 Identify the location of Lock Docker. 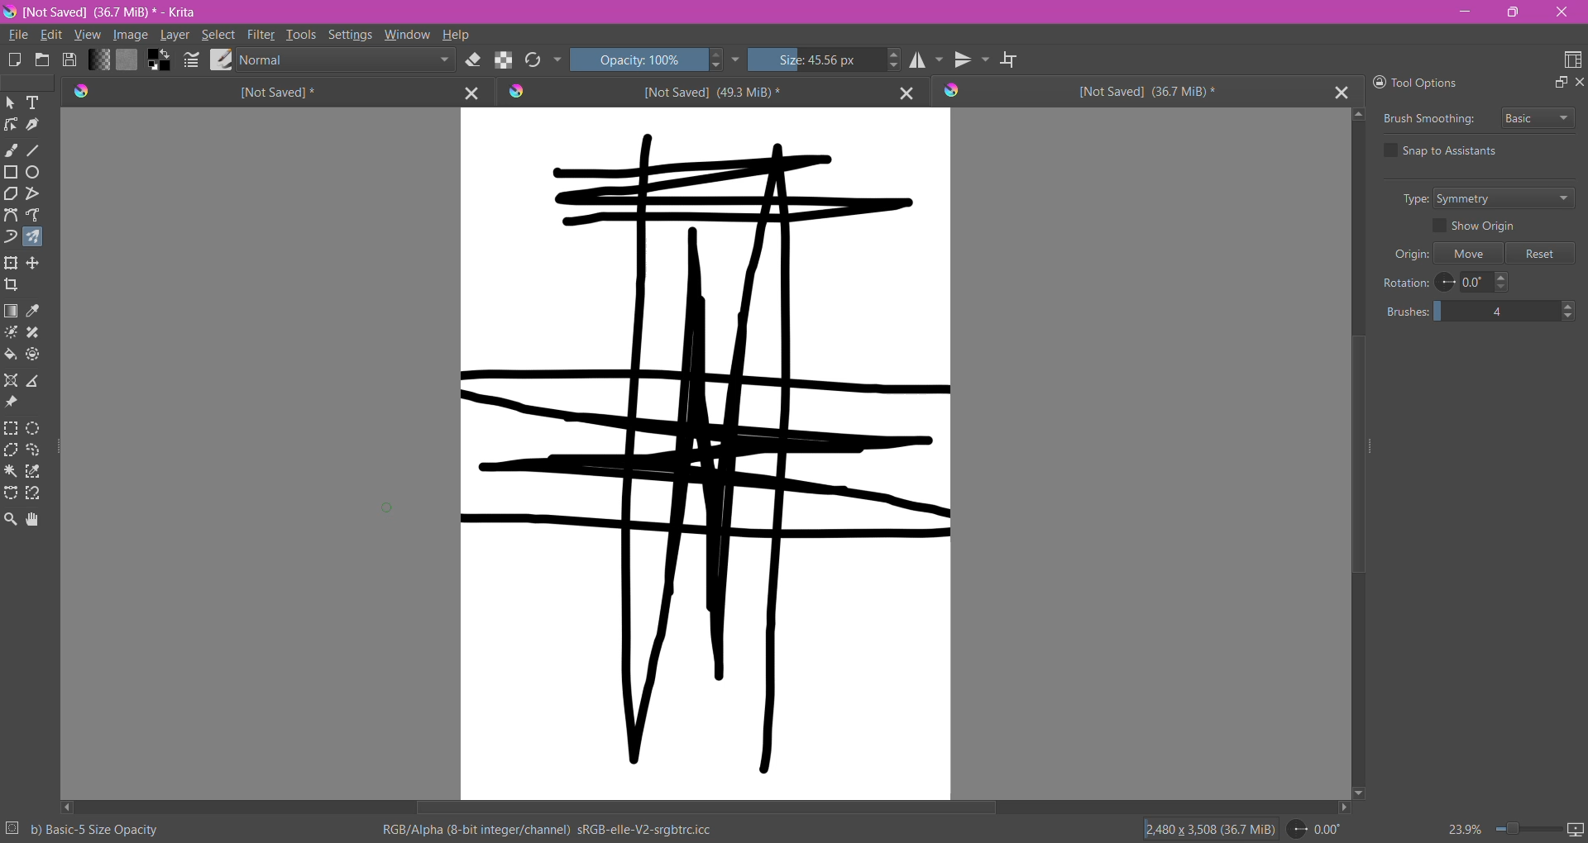
(1375, 82).